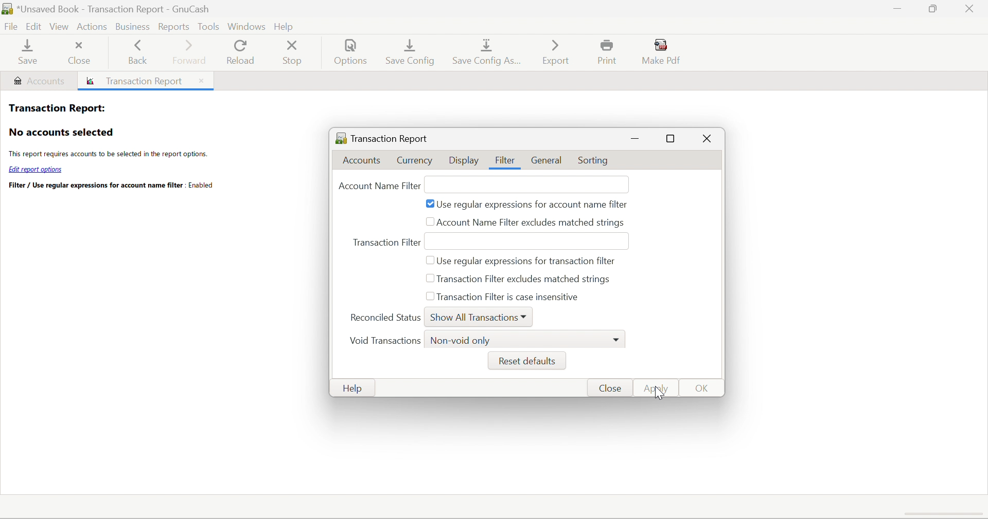 This screenshot has height=519, width=988. What do you see at coordinates (365, 161) in the screenshot?
I see `Accounts` at bounding box center [365, 161].